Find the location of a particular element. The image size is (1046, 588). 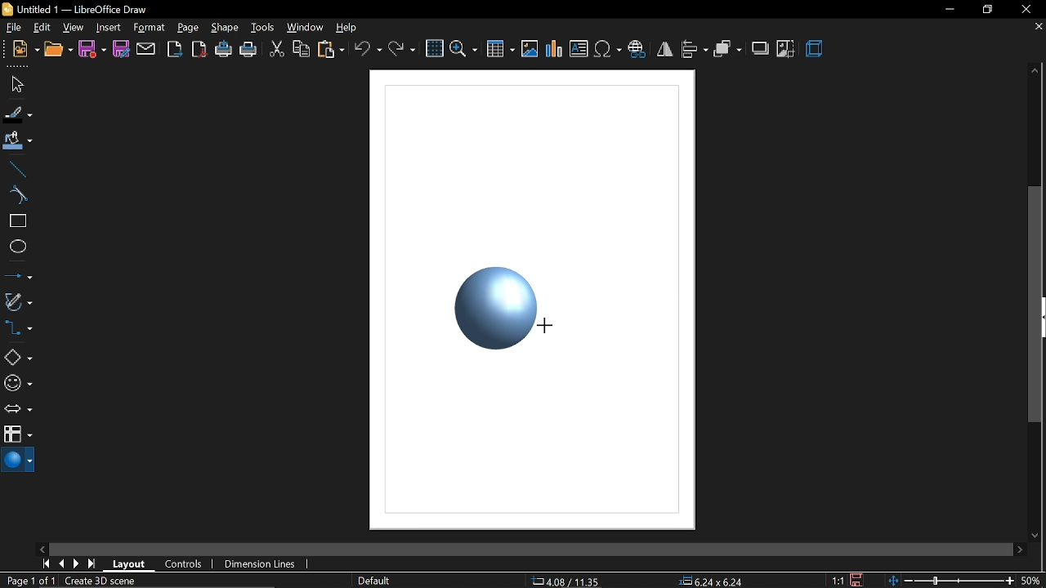

line is located at coordinates (16, 169).